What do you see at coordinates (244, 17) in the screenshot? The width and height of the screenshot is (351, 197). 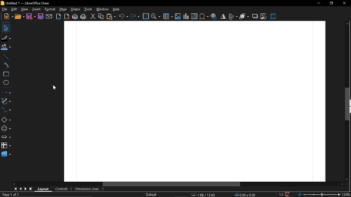 I see `arrange` at bounding box center [244, 17].